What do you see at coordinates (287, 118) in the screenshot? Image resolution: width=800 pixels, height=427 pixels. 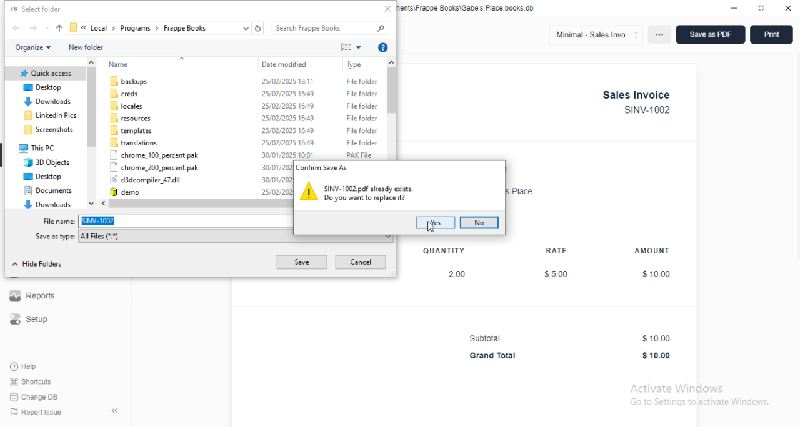 I see `25/02/2025 16:49` at bounding box center [287, 118].